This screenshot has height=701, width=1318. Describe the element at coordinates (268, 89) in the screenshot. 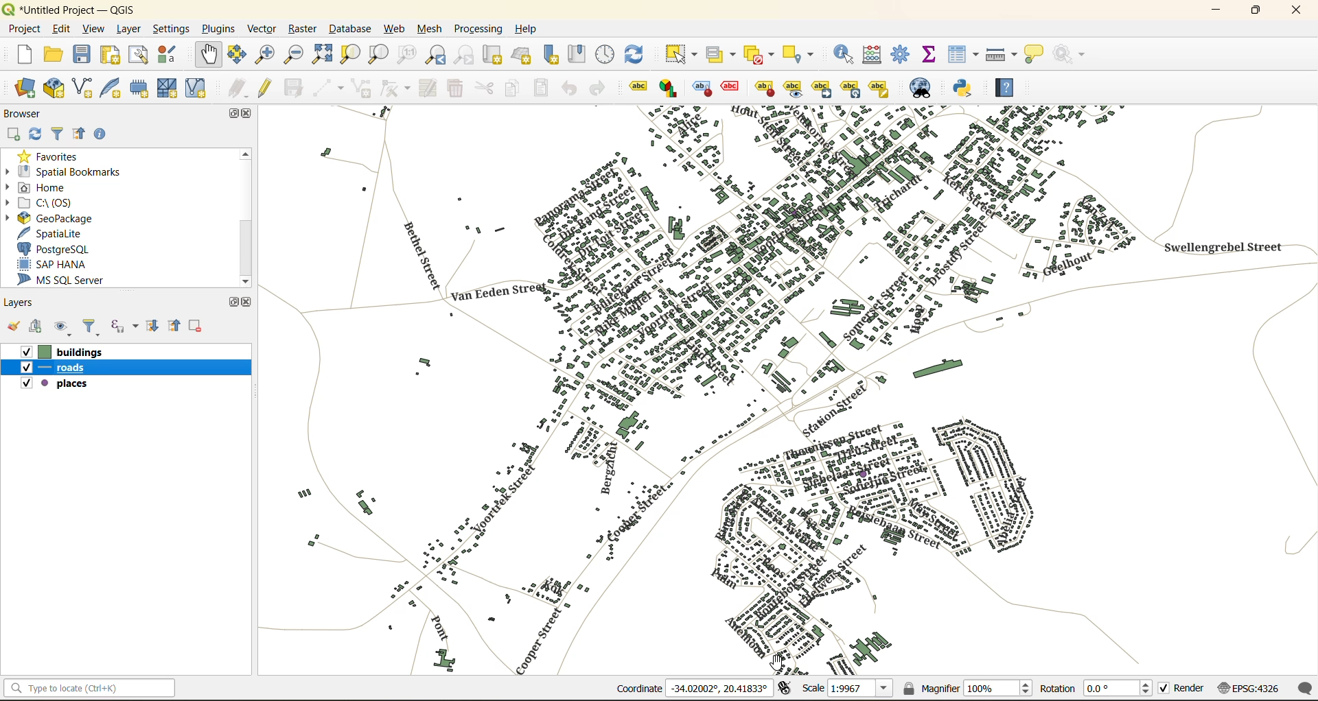

I see `toggle edits` at that location.